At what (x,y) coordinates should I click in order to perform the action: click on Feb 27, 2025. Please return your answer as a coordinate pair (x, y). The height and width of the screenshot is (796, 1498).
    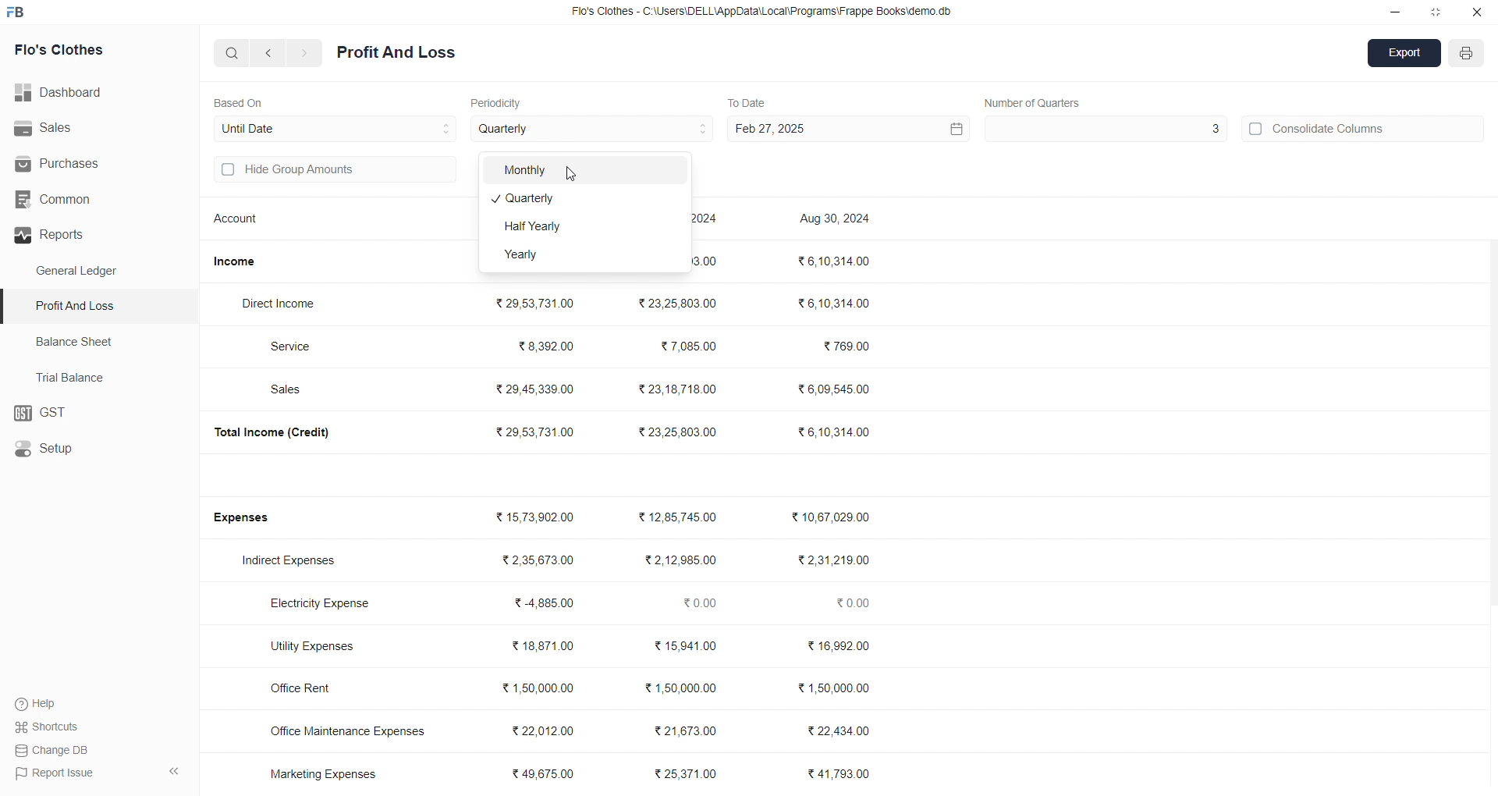
    Looking at the image, I should click on (846, 129).